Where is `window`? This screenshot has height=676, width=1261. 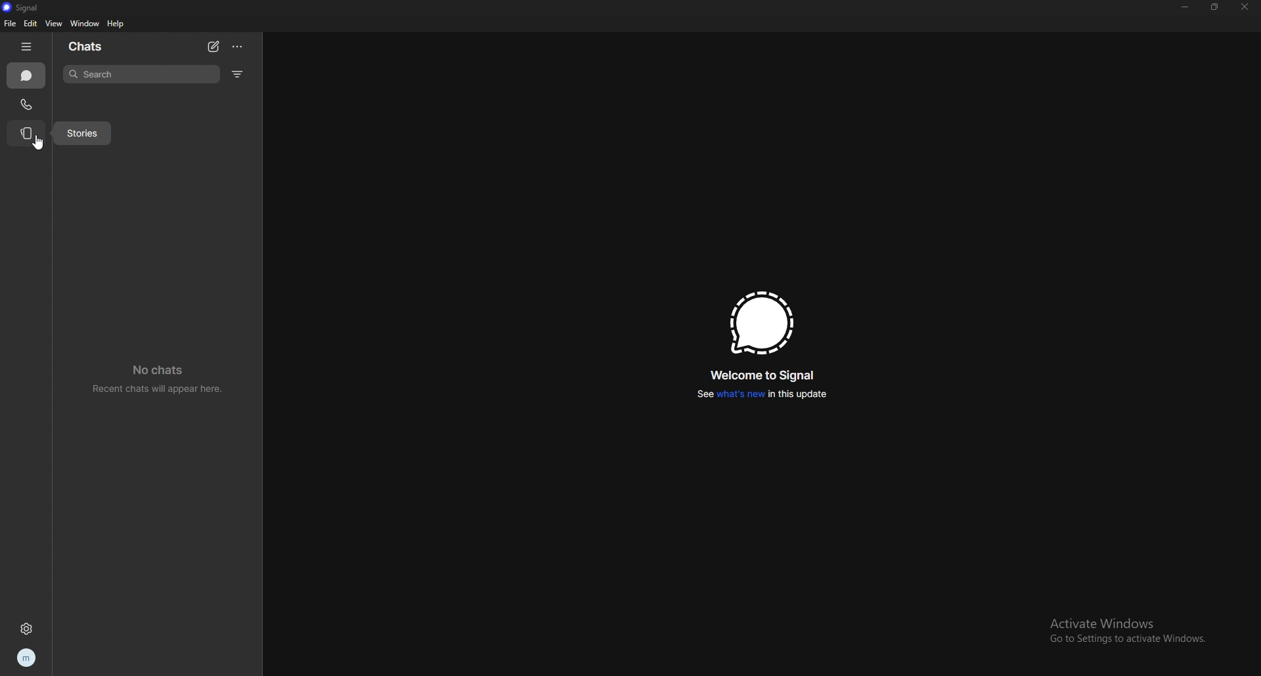
window is located at coordinates (83, 23).